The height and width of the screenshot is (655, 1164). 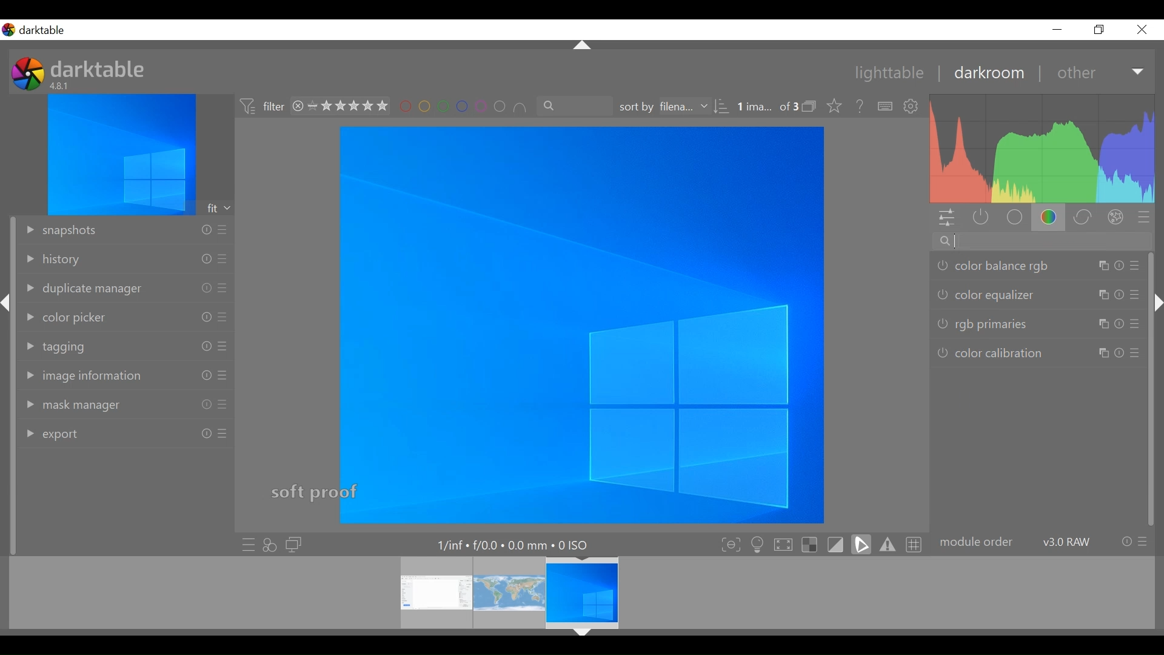 I want to click on other, so click(x=1075, y=73).